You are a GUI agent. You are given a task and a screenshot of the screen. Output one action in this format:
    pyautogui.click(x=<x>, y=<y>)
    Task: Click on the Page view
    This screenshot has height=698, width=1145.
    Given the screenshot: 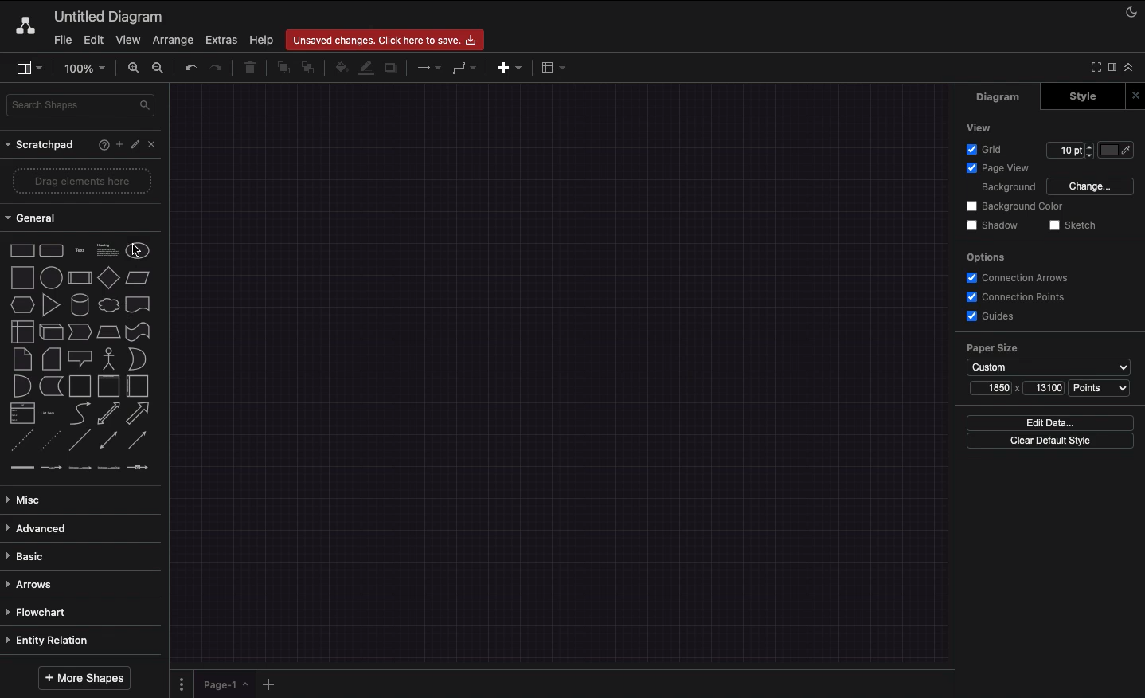 What is the action you would take?
    pyautogui.click(x=995, y=169)
    